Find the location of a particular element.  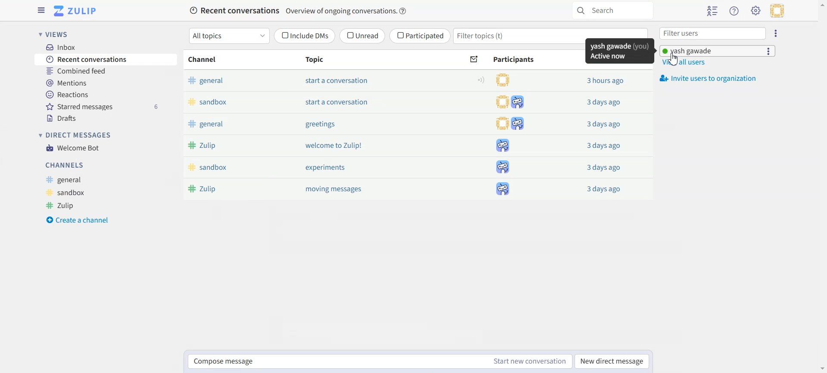

participants is located at coordinates (502, 190).